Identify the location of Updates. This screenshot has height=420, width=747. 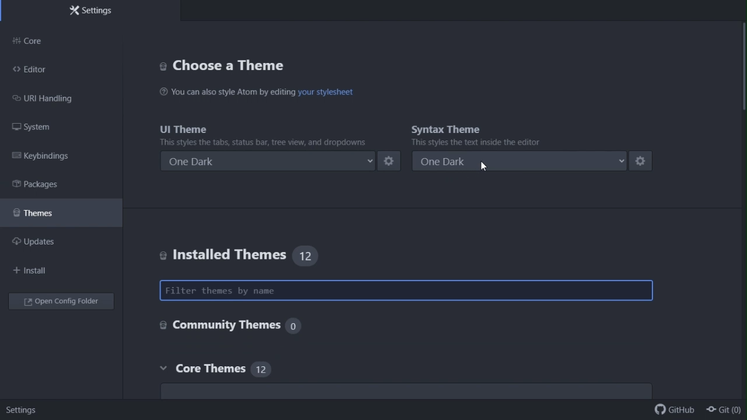
(41, 242).